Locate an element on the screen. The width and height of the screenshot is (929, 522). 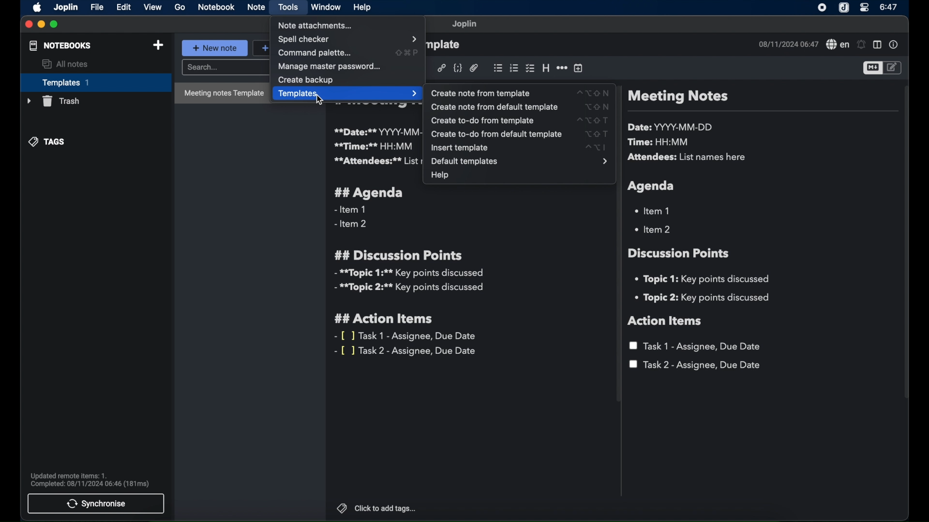
create backup  is located at coordinates (306, 80).